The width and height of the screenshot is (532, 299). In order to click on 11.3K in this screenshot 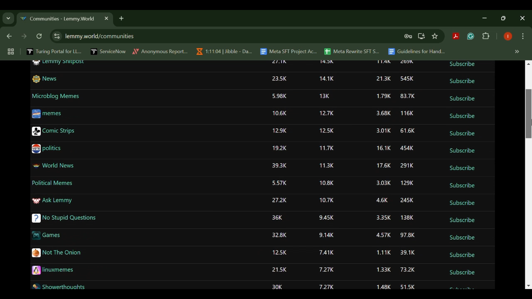, I will do `click(327, 166)`.